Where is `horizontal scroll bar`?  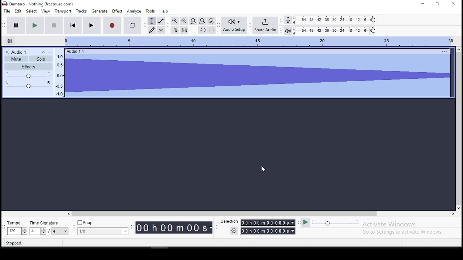 horizontal scroll bar is located at coordinates (175, 212).